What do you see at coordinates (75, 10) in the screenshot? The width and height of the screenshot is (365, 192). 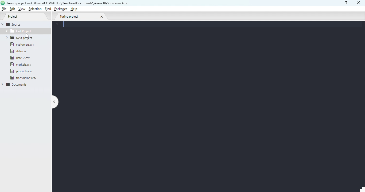 I see `Help` at bounding box center [75, 10].